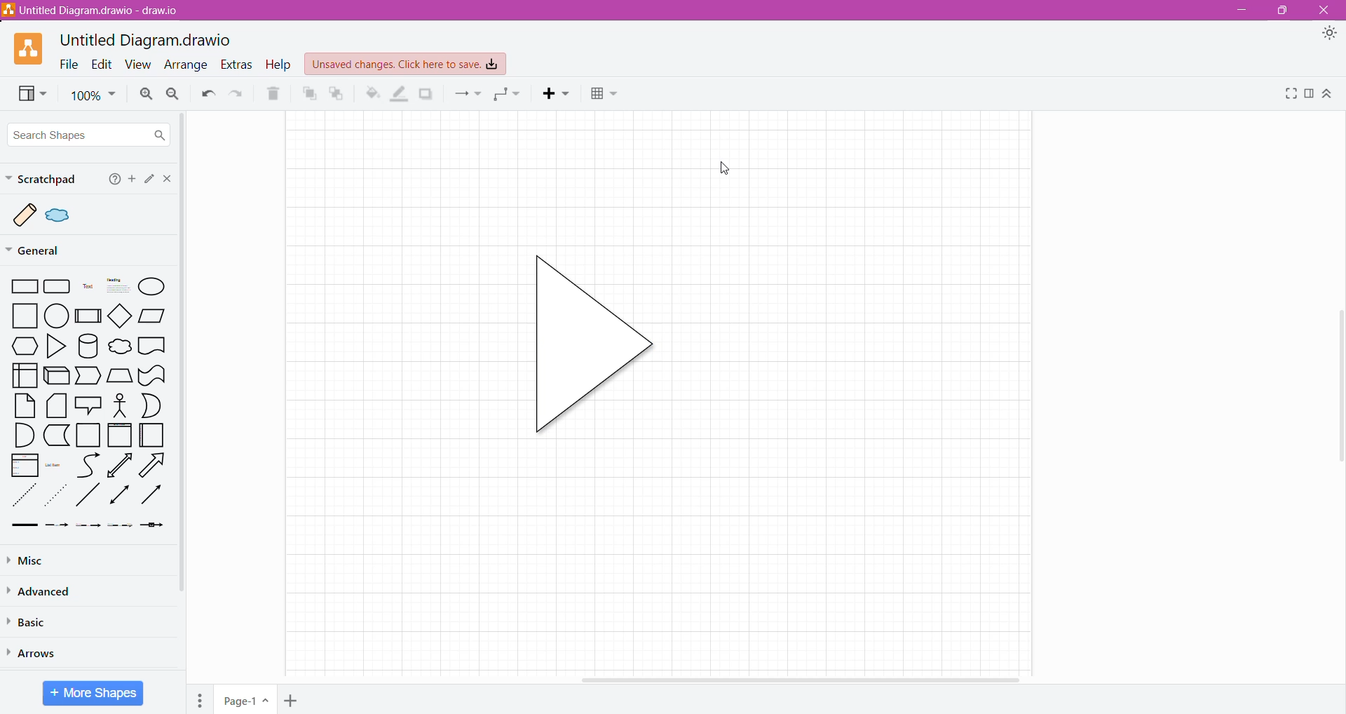  What do you see at coordinates (146, 41) in the screenshot?
I see `Untitled Diagram.draw.io` at bounding box center [146, 41].